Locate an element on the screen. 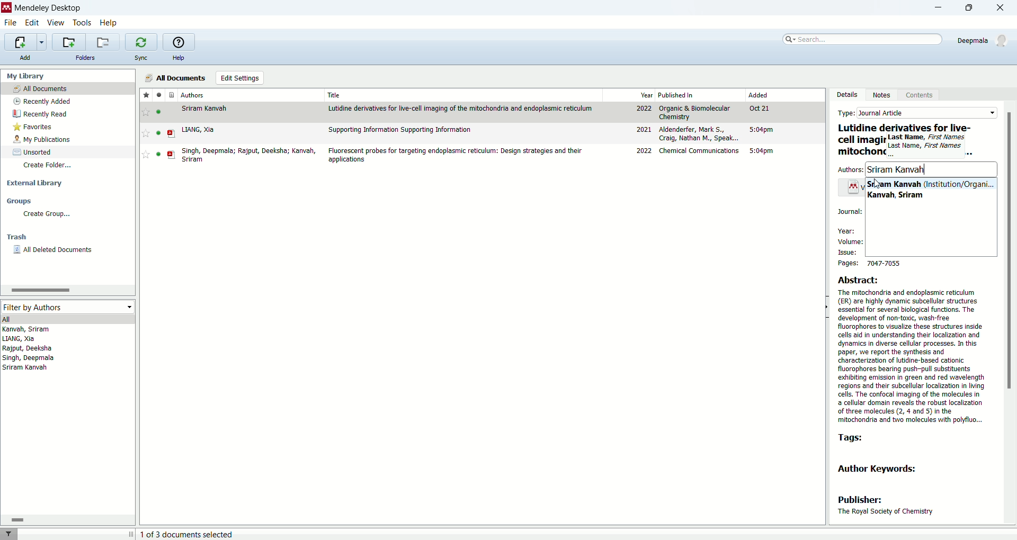  Sriram Kanvah is located at coordinates (28, 367).